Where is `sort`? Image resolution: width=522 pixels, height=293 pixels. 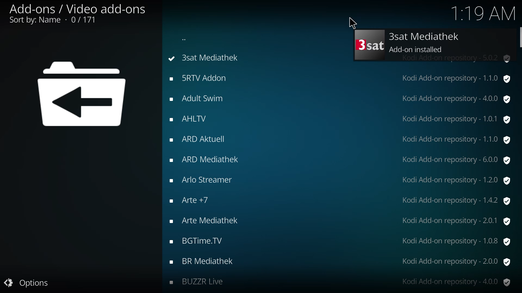
sort is located at coordinates (53, 21).